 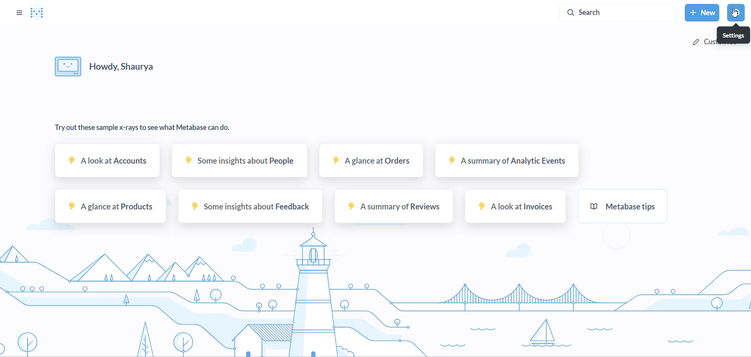 What do you see at coordinates (101, 162) in the screenshot?
I see `A look at accounts sample` at bounding box center [101, 162].